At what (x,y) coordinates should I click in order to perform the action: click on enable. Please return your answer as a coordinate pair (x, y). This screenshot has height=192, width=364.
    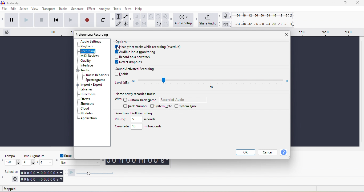
    Looking at the image, I should click on (122, 74).